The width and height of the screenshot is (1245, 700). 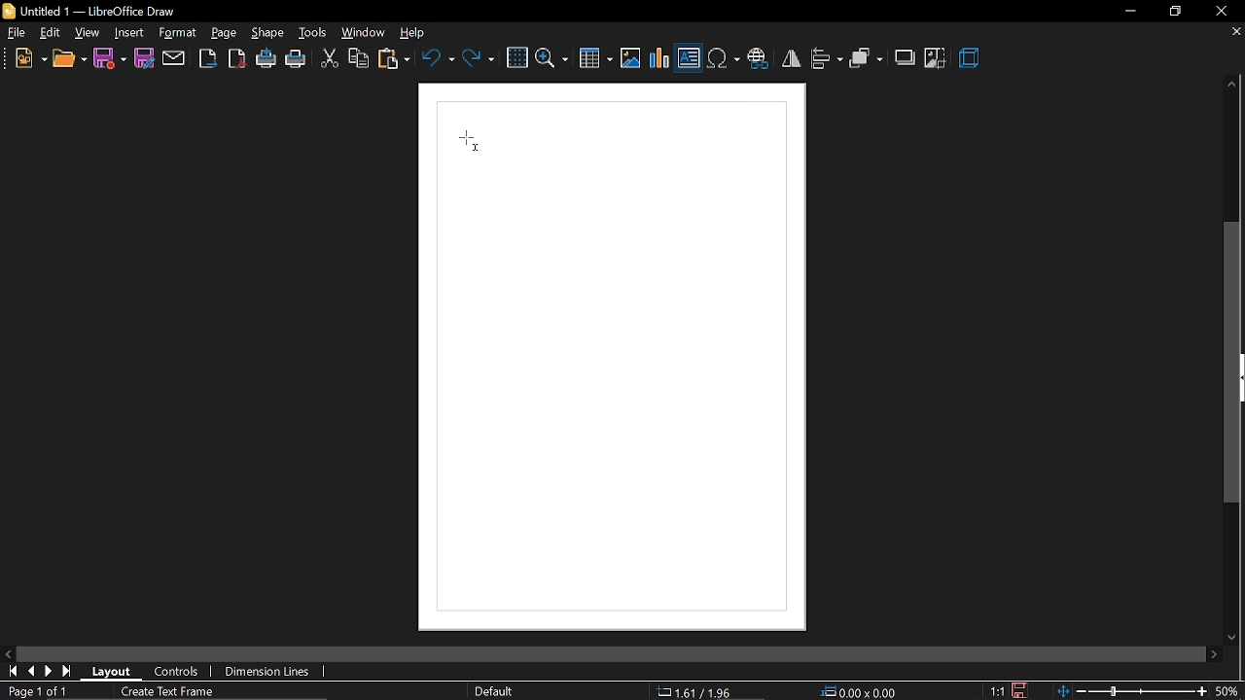 What do you see at coordinates (827, 58) in the screenshot?
I see `align` at bounding box center [827, 58].